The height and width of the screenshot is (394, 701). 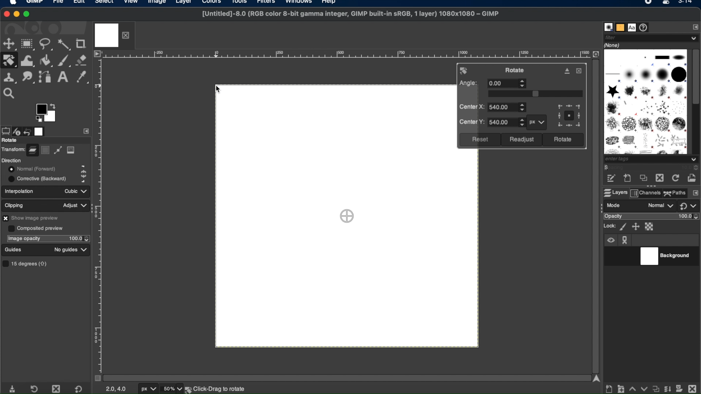 I want to click on refresh brushes, so click(x=674, y=178).